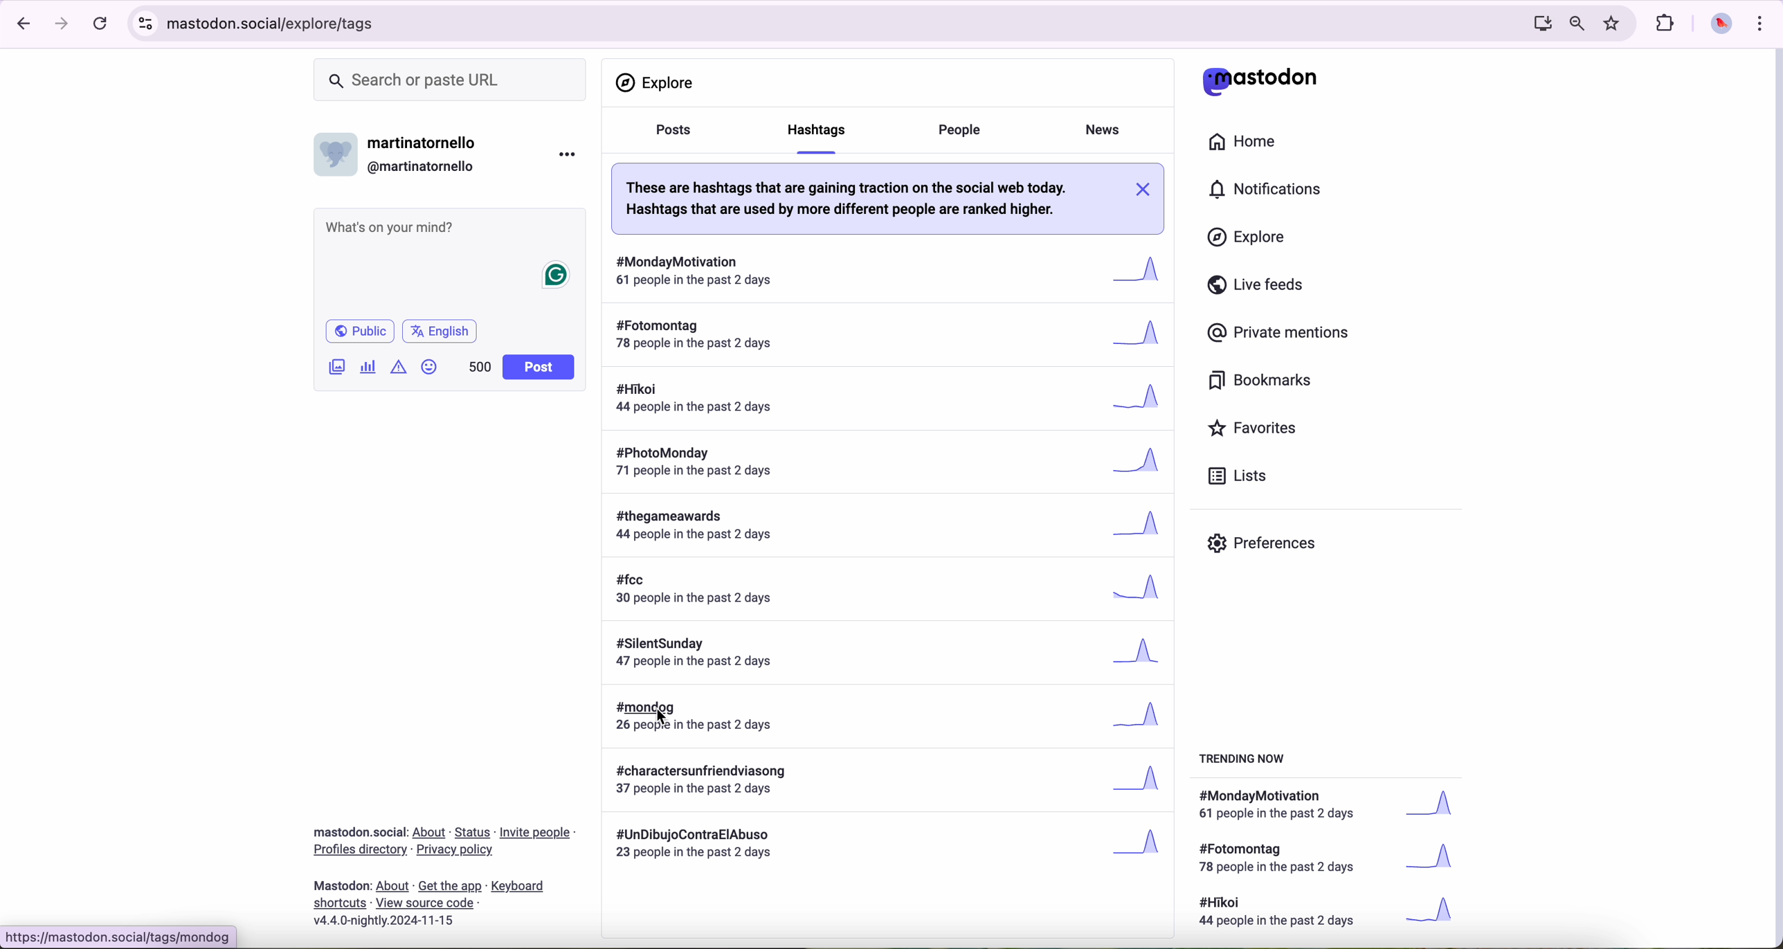  What do you see at coordinates (383, 921) in the screenshot?
I see `version` at bounding box center [383, 921].